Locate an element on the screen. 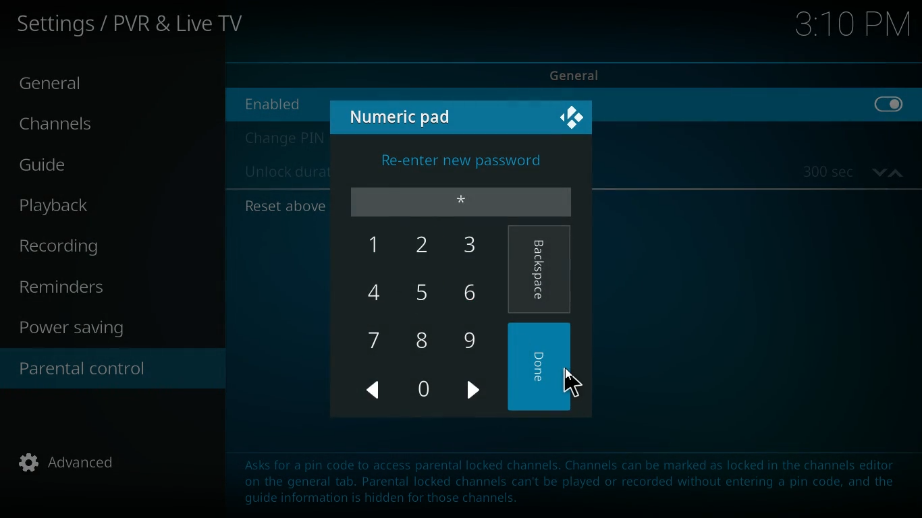  off is located at coordinates (890, 112).